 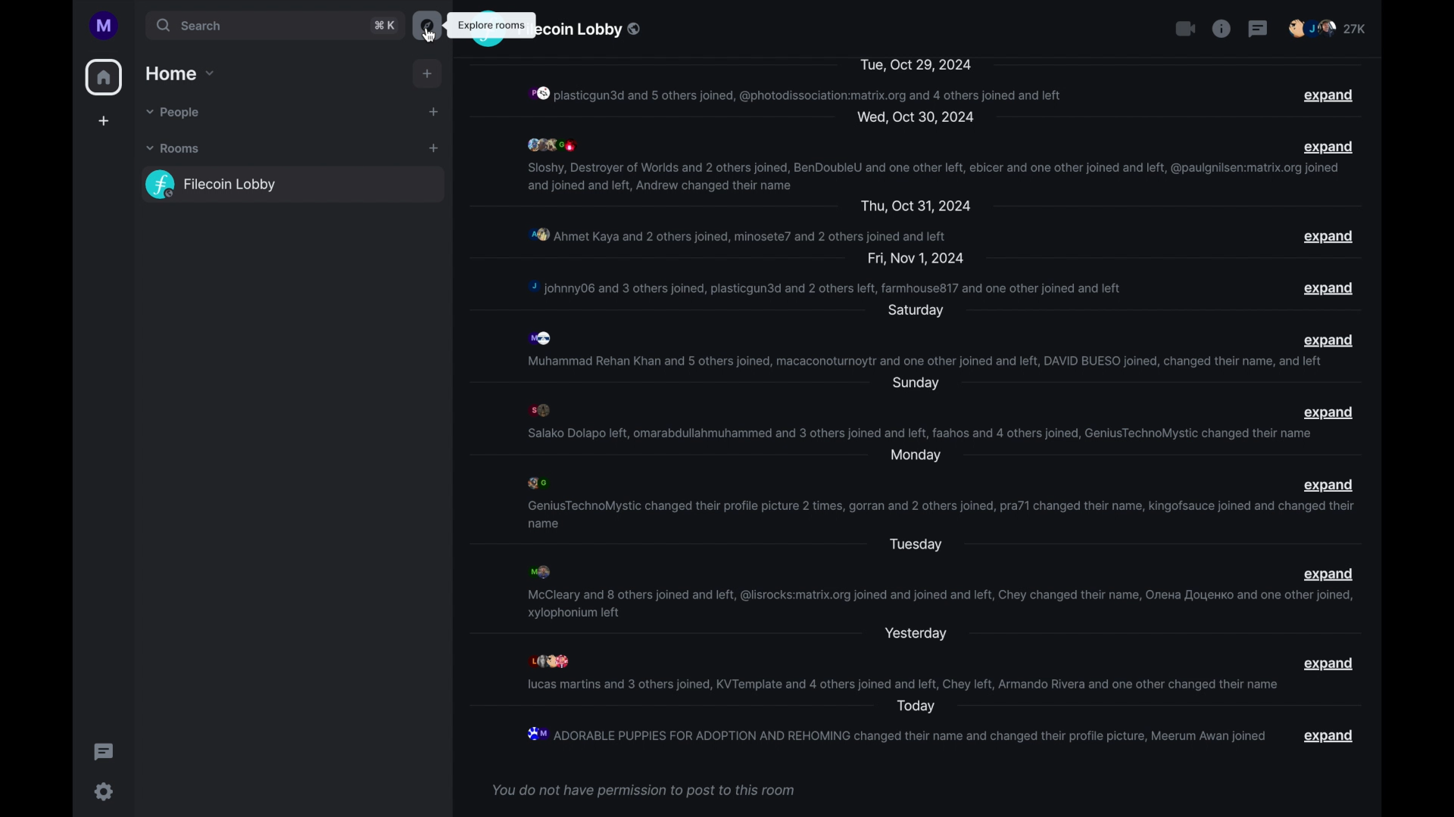 What do you see at coordinates (175, 114) in the screenshot?
I see `people dropdown` at bounding box center [175, 114].